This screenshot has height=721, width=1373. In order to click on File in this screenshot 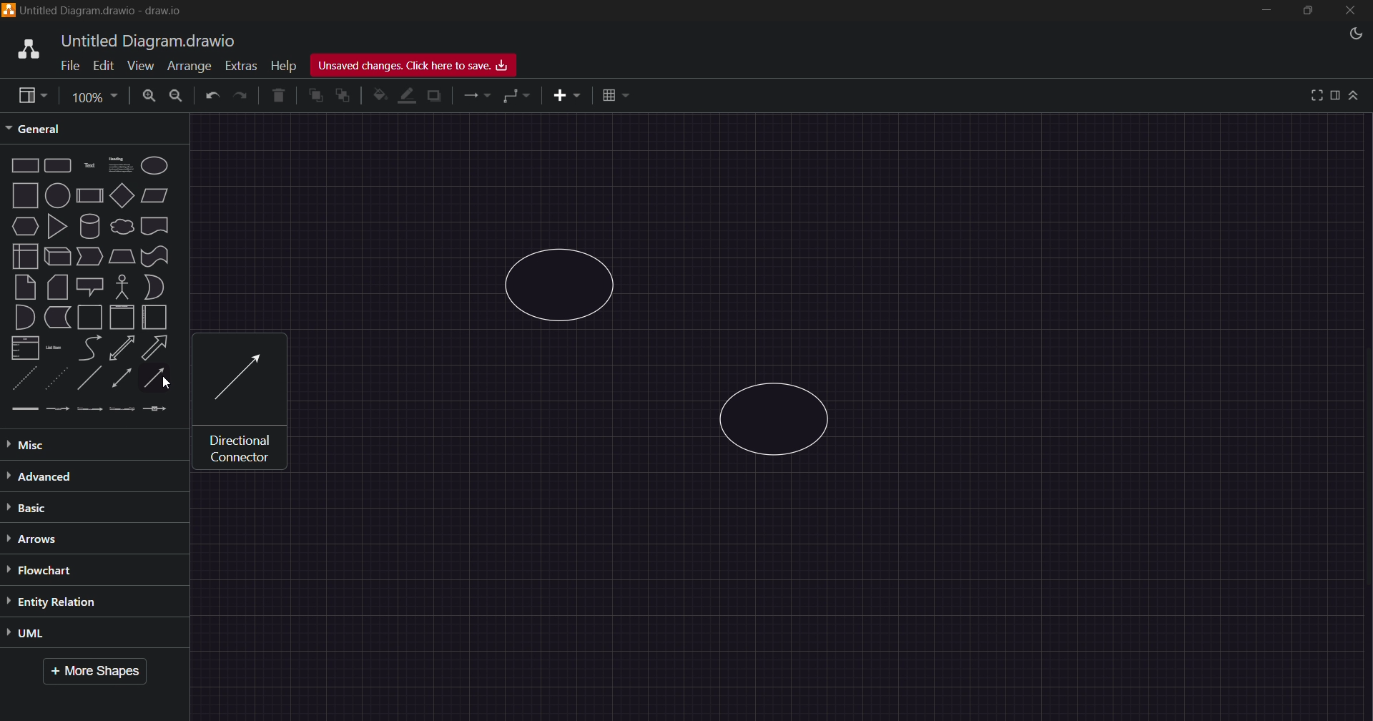, I will do `click(67, 67)`.